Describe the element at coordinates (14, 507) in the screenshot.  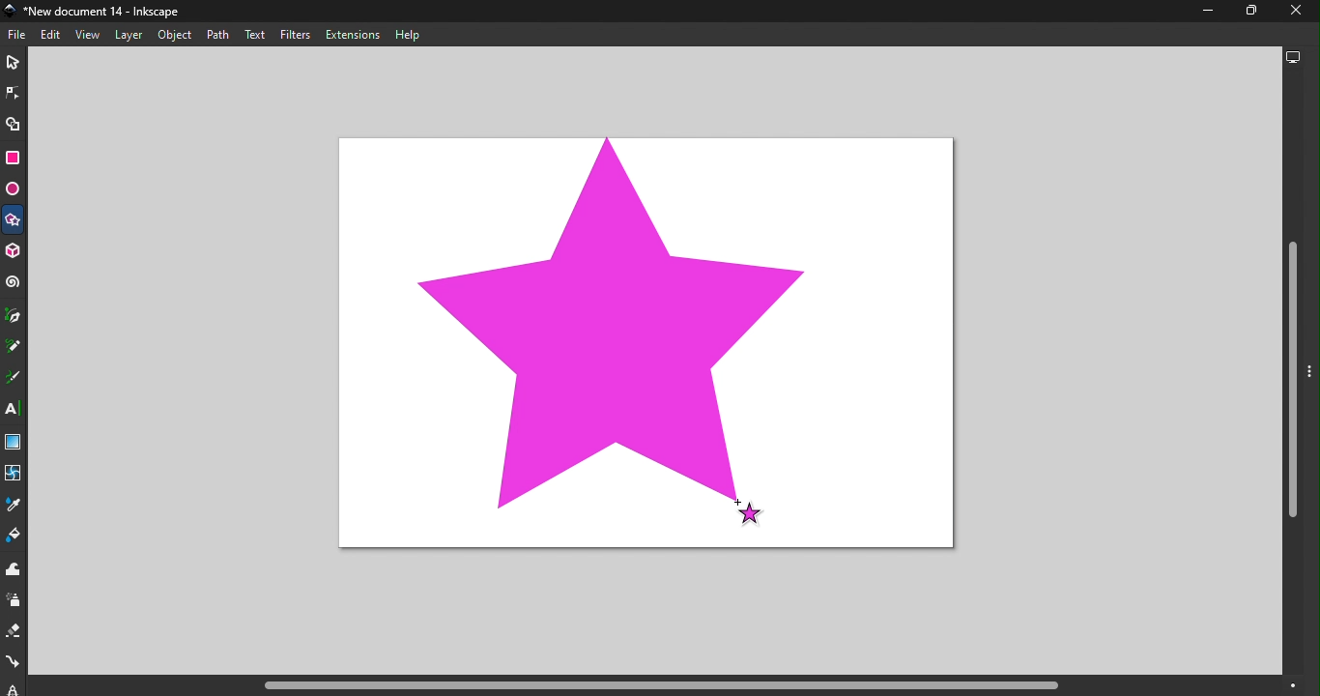
I see `Dropper tool` at that location.